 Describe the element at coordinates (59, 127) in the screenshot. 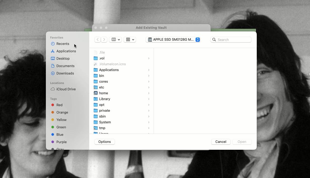

I see `Green` at that location.